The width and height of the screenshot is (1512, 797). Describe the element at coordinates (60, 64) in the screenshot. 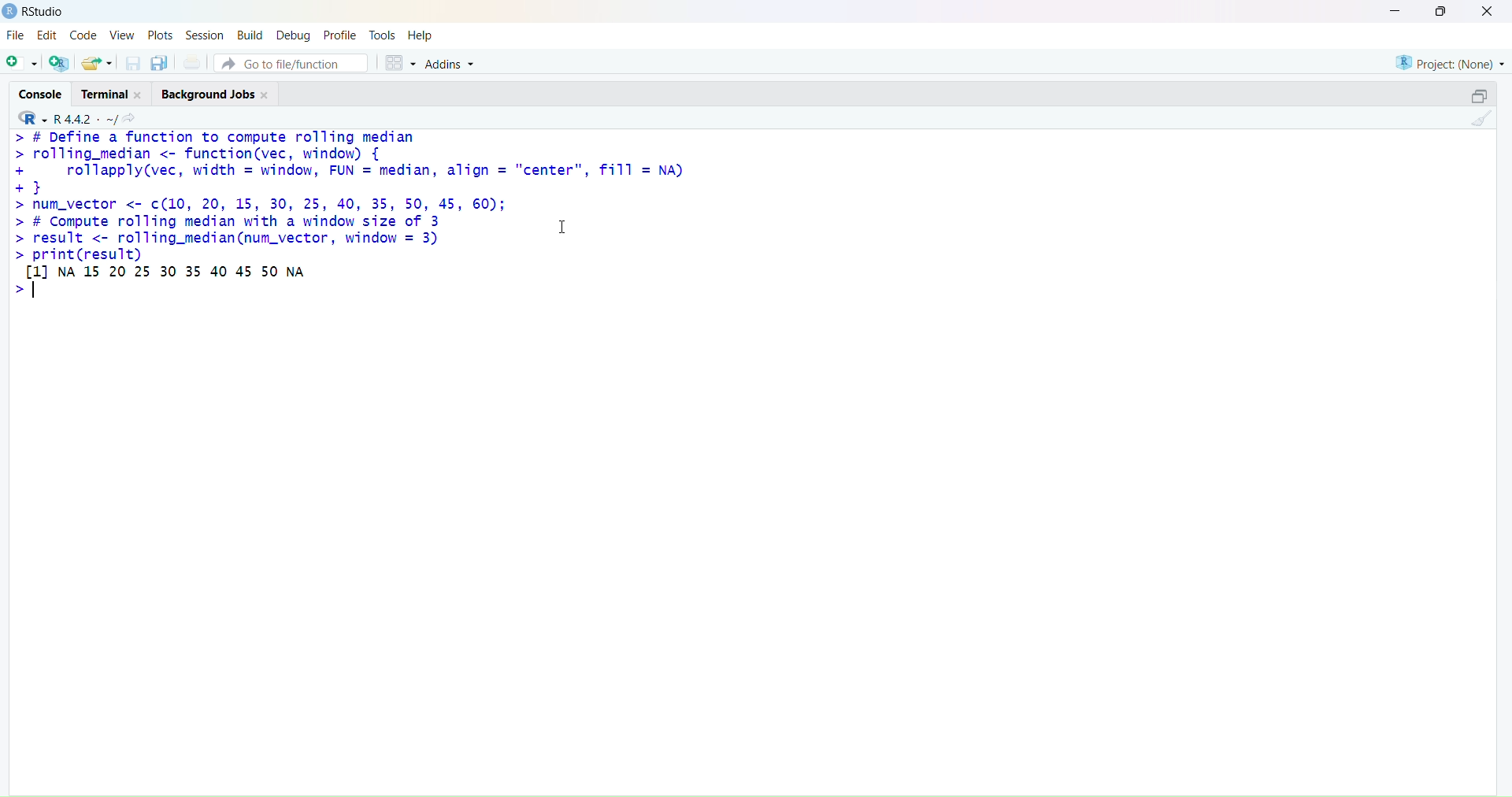

I see `add R file` at that location.